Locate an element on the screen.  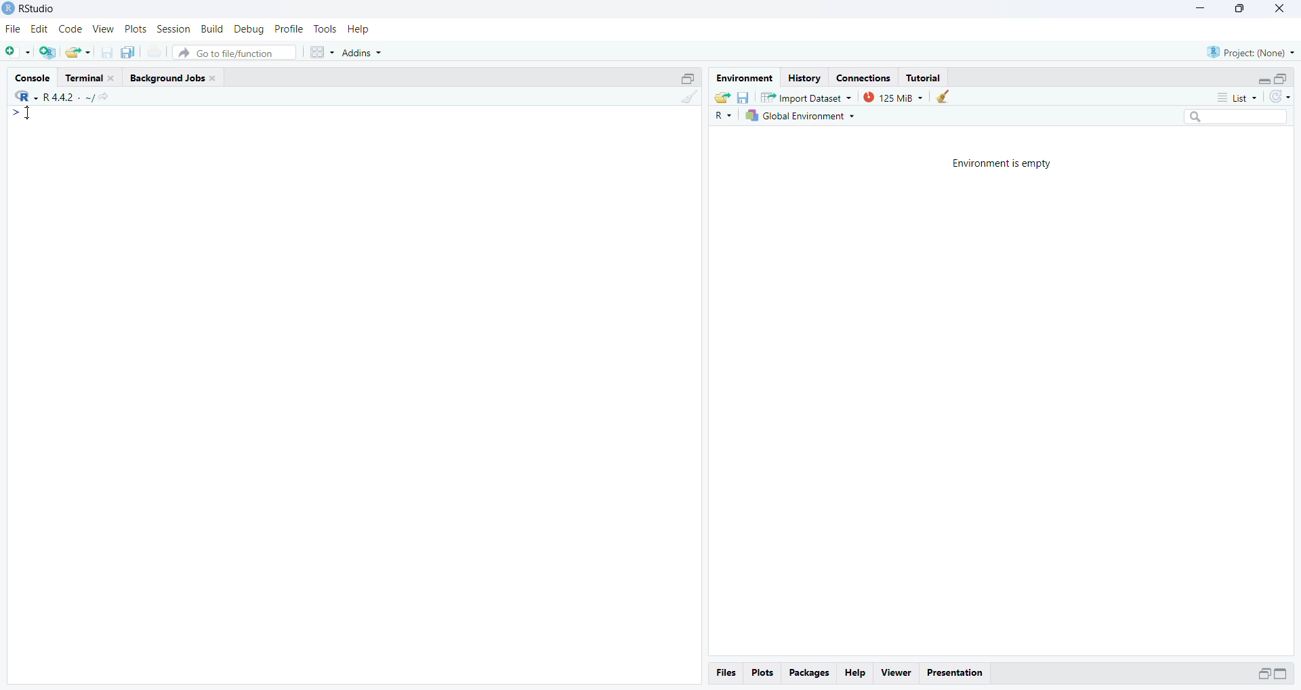
View is located at coordinates (104, 28).